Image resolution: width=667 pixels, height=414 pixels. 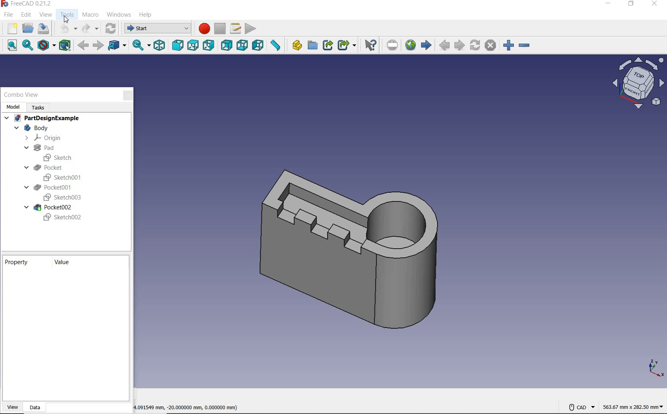 What do you see at coordinates (631, 404) in the screenshot?
I see `563.67 mm x 282.50 mm (Dimensions)` at bounding box center [631, 404].